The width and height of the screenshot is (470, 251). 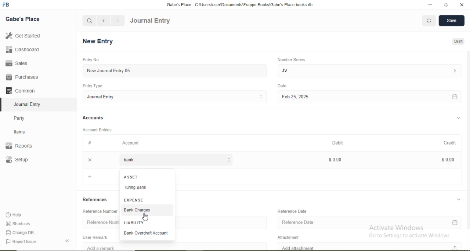 What do you see at coordinates (455, 199) in the screenshot?
I see `collapse/expand` at bounding box center [455, 199].